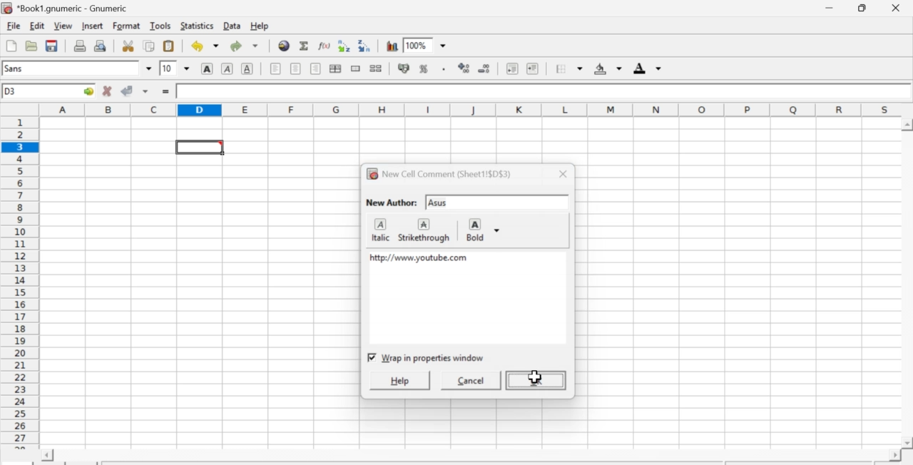 This screenshot has height=465, width=913. I want to click on ok, so click(538, 381).